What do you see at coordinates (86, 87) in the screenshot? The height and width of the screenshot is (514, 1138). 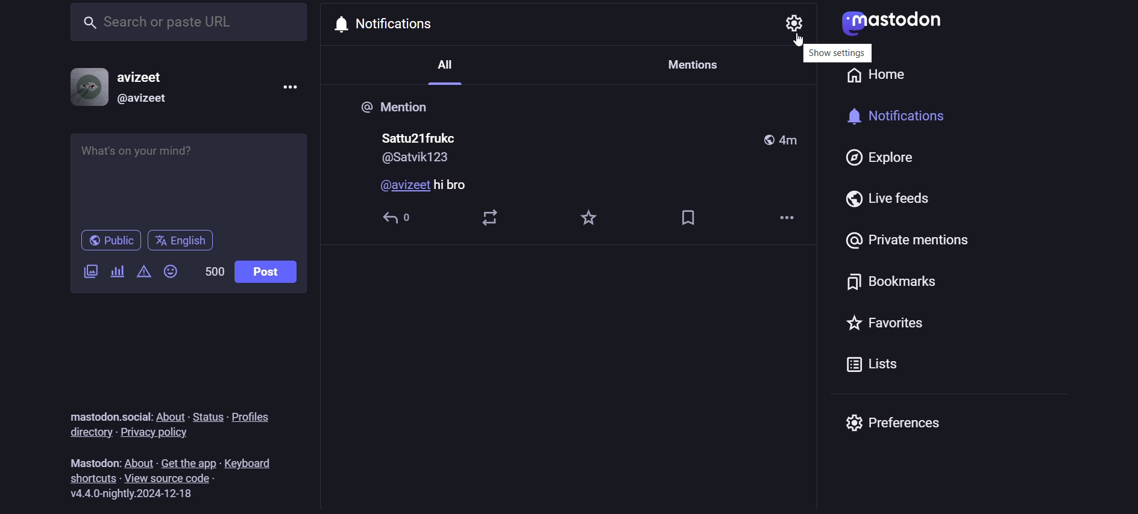 I see `profile picture` at bounding box center [86, 87].